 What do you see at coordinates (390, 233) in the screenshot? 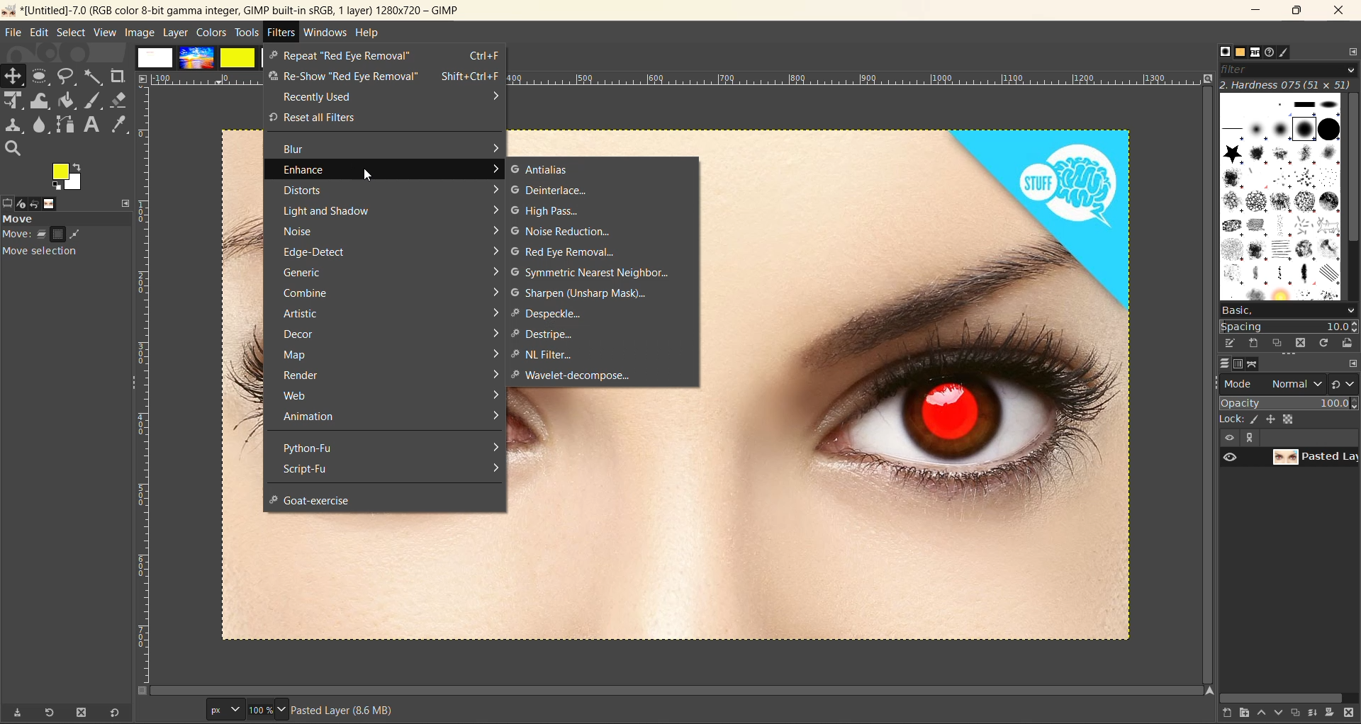
I see `noise` at bounding box center [390, 233].